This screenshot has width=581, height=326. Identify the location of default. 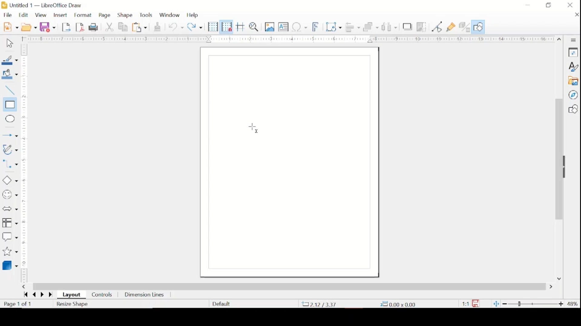
(221, 303).